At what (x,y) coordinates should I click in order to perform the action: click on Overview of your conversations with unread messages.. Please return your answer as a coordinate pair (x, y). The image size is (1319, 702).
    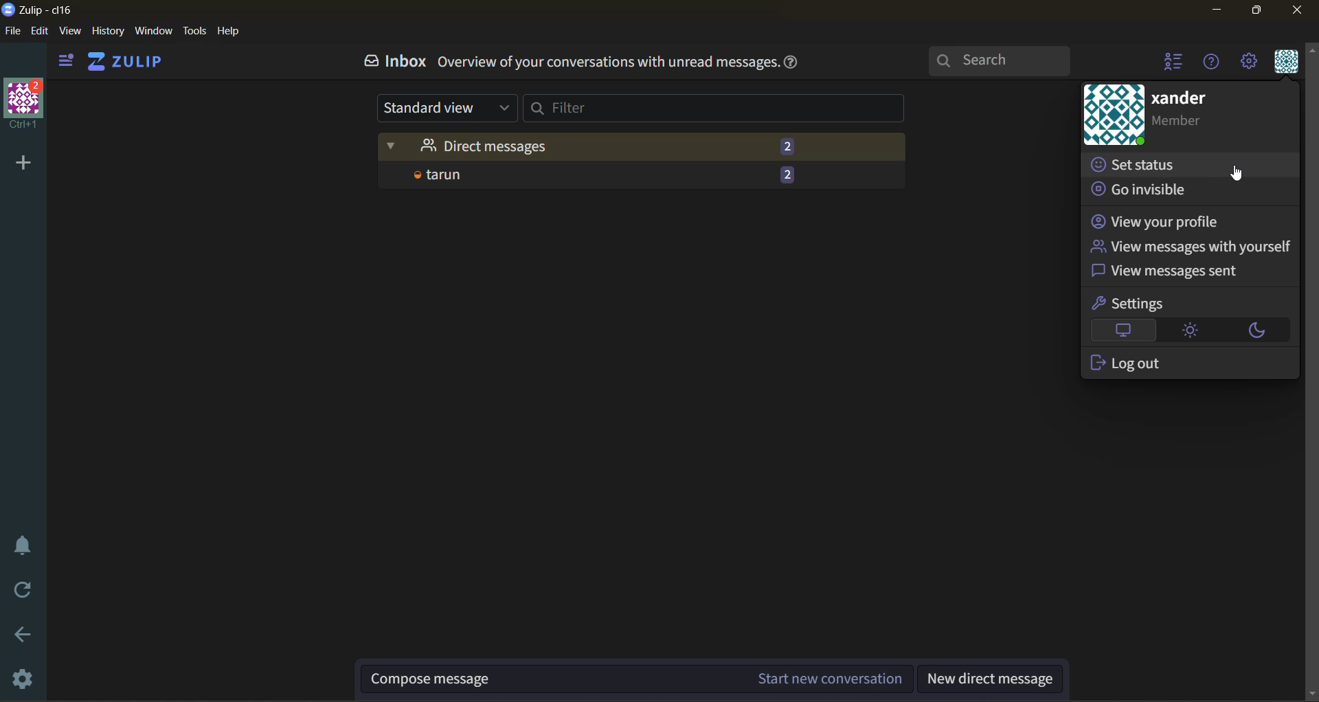
    Looking at the image, I should click on (607, 64).